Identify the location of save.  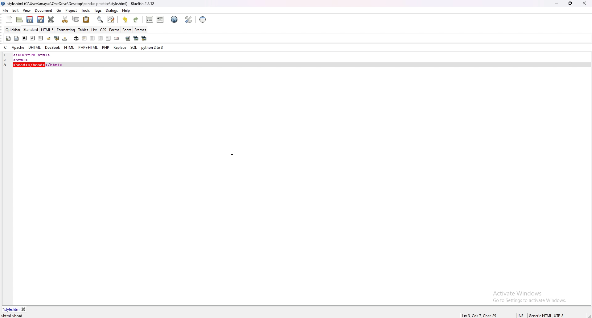
(30, 19).